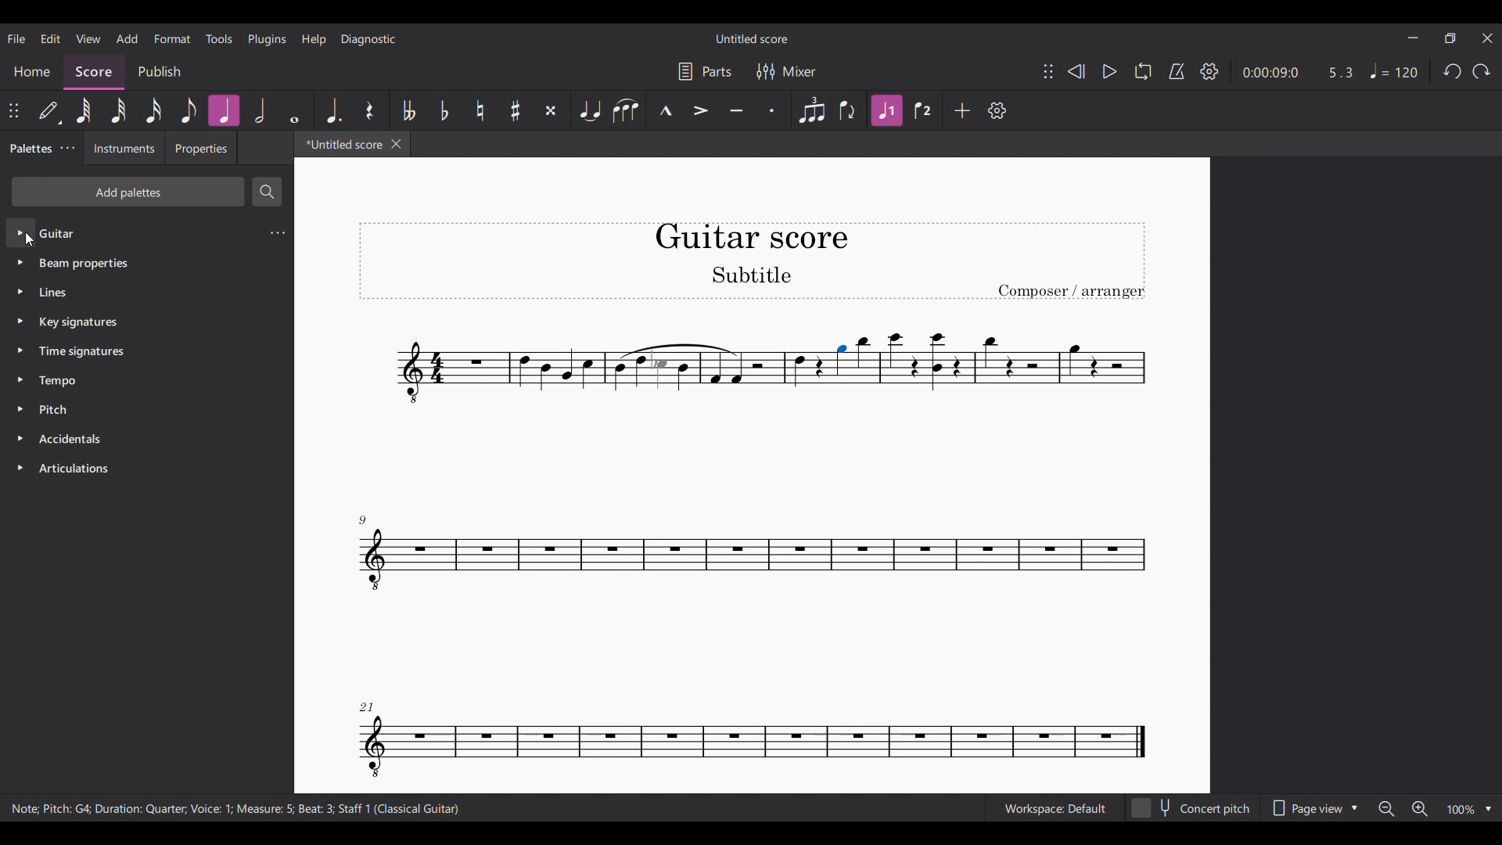 The width and height of the screenshot is (1502, 845). What do you see at coordinates (81, 351) in the screenshot?
I see `Time signatures palette` at bounding box center [81, 351].